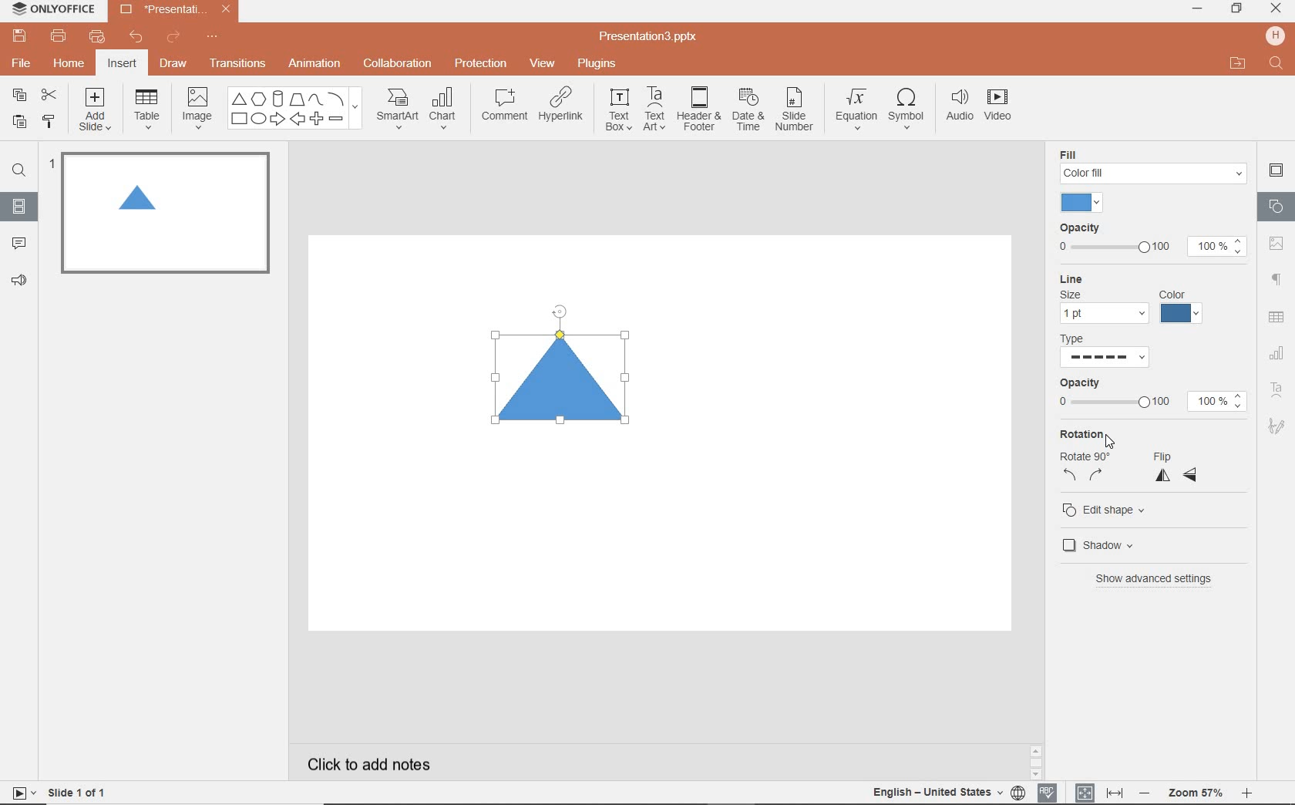 This screenshot has width=1295, height=805. Describe the element at coordinates (147, 109) in the screenshot. I see `TABLE` at that location.